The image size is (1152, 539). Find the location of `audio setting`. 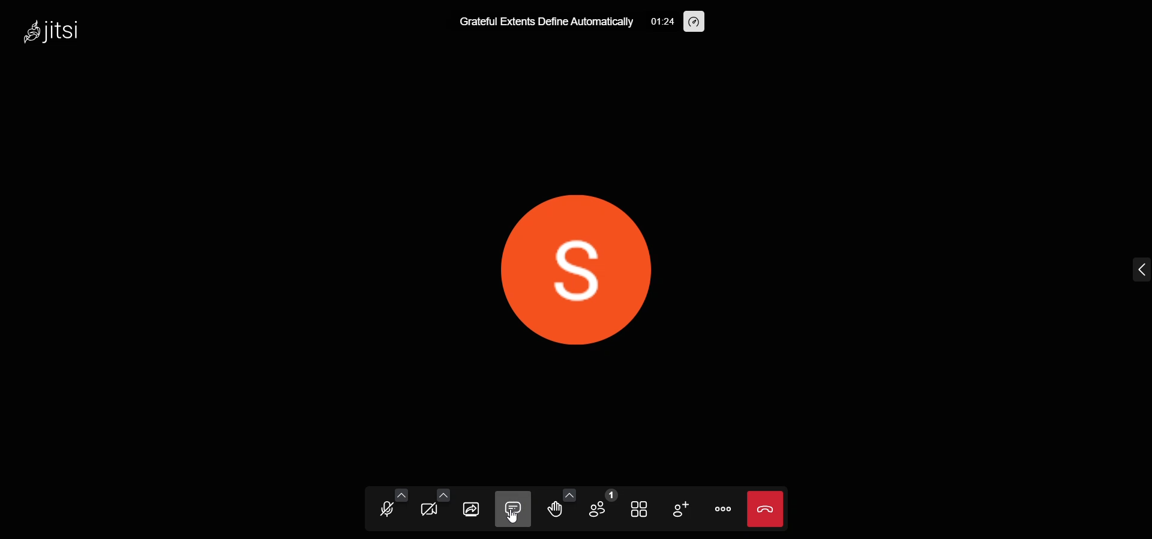

audio setting is located at coordinates (395, 494).